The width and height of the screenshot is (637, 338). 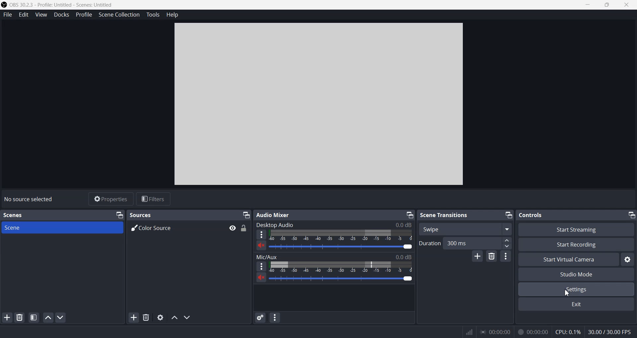 I want to click on Settings, so click(x=628, y=259).